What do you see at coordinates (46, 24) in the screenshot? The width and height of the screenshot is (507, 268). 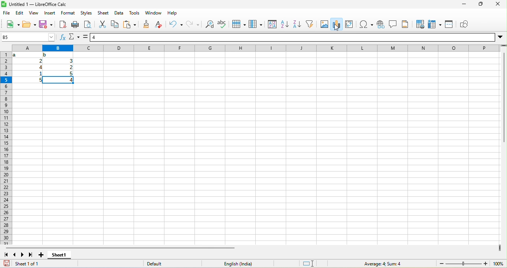 I see `save` at bounding box center [46, 24].